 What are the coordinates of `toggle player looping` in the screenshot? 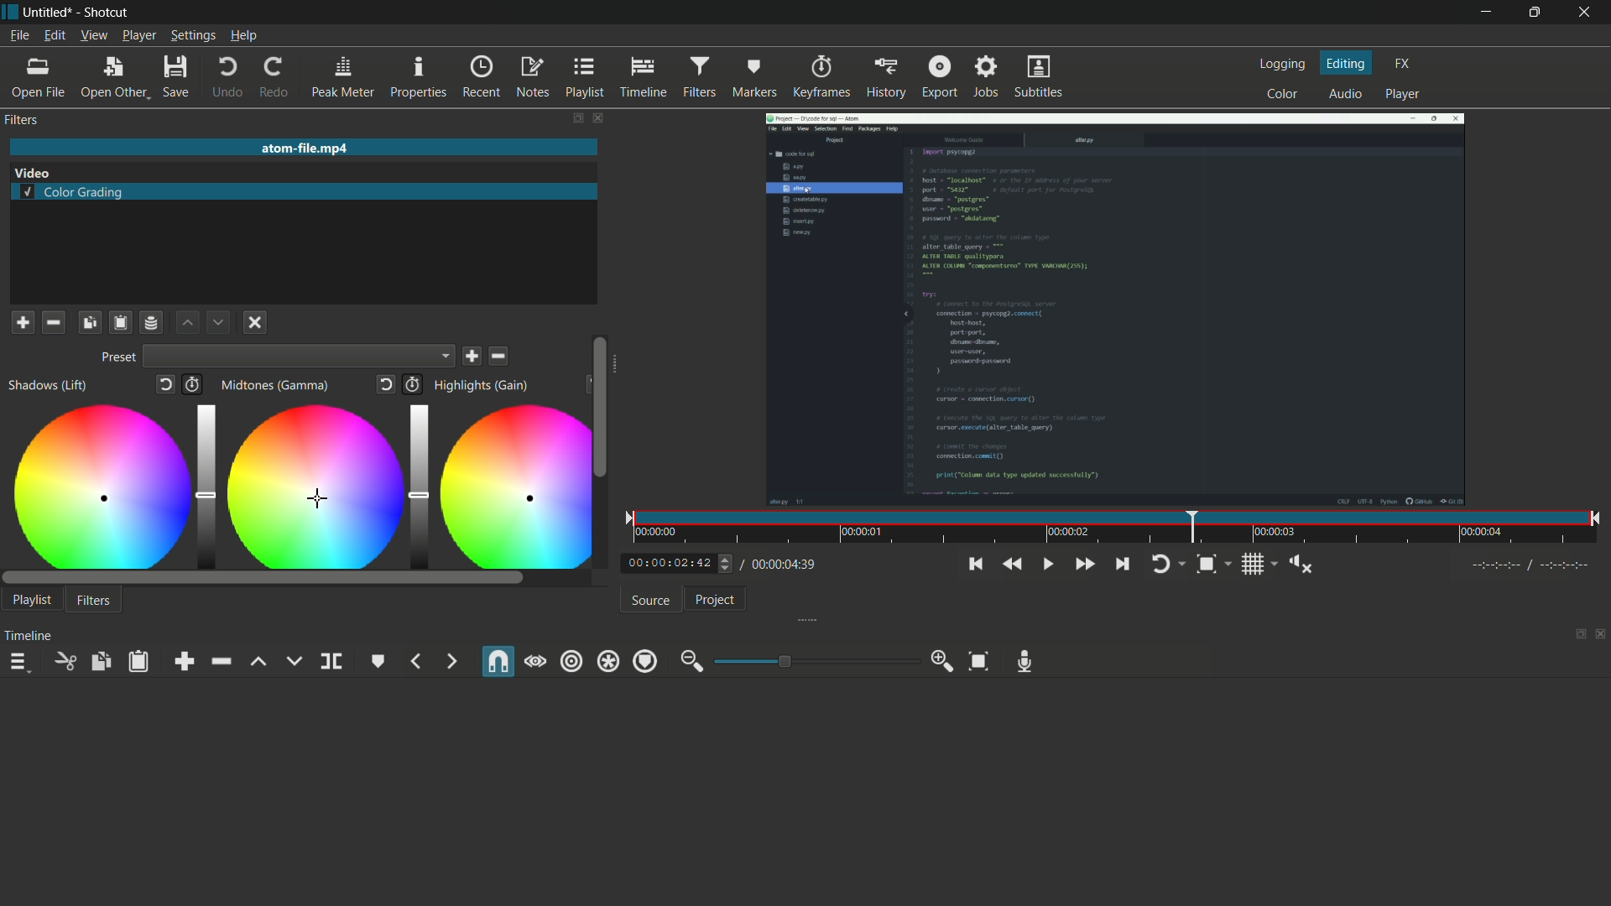 It's located at (1165, 564).